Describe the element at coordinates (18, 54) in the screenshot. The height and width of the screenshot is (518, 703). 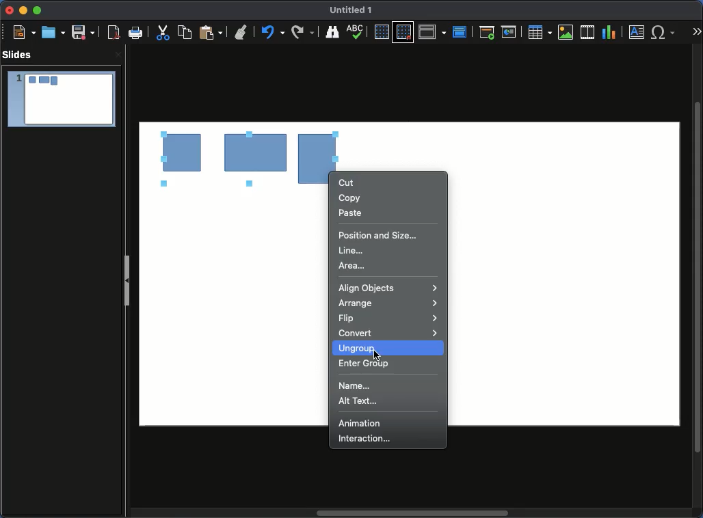
I see `Slides` at that location.